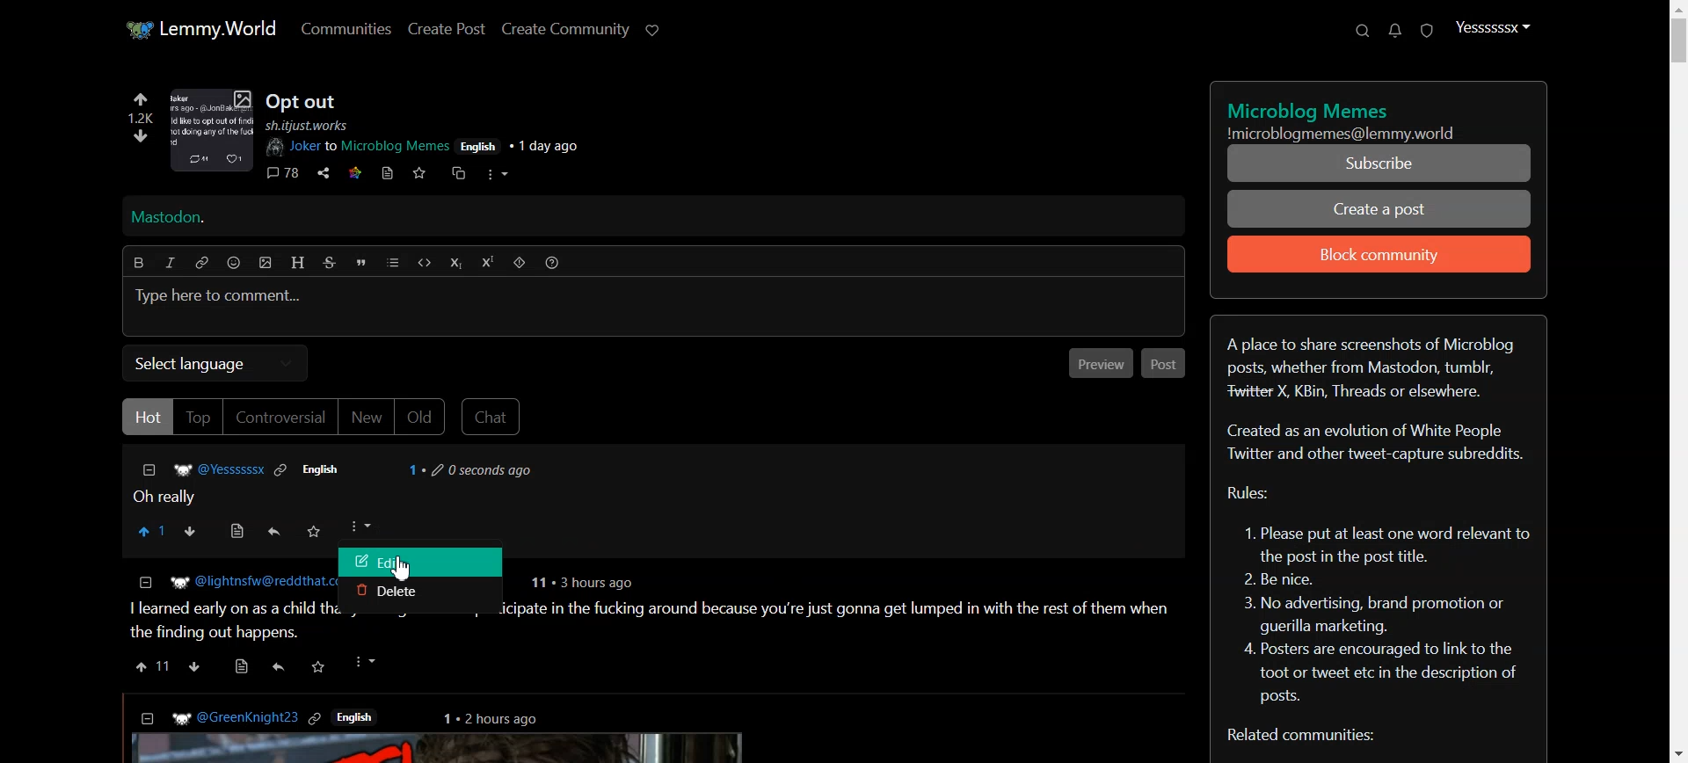  What do you see at coordinates (152, 665) in the screenshot?
I see `upvote` at bounding box center [152, 665].